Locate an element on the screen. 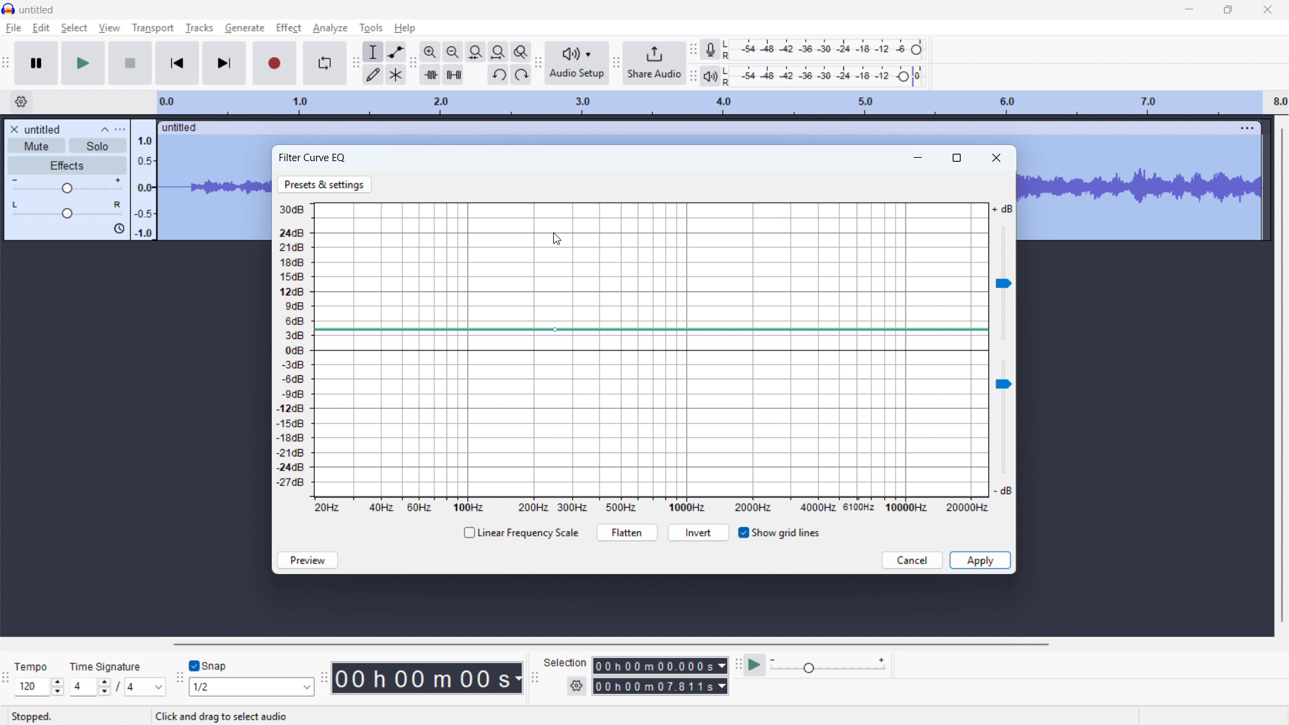 This screenshot has width=1289, height=725. close  is located at coordinates (1266, 9).